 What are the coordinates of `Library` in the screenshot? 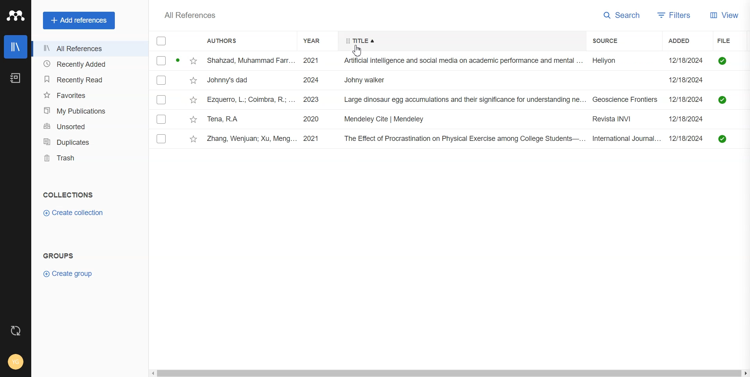 It's located at (15, 47).